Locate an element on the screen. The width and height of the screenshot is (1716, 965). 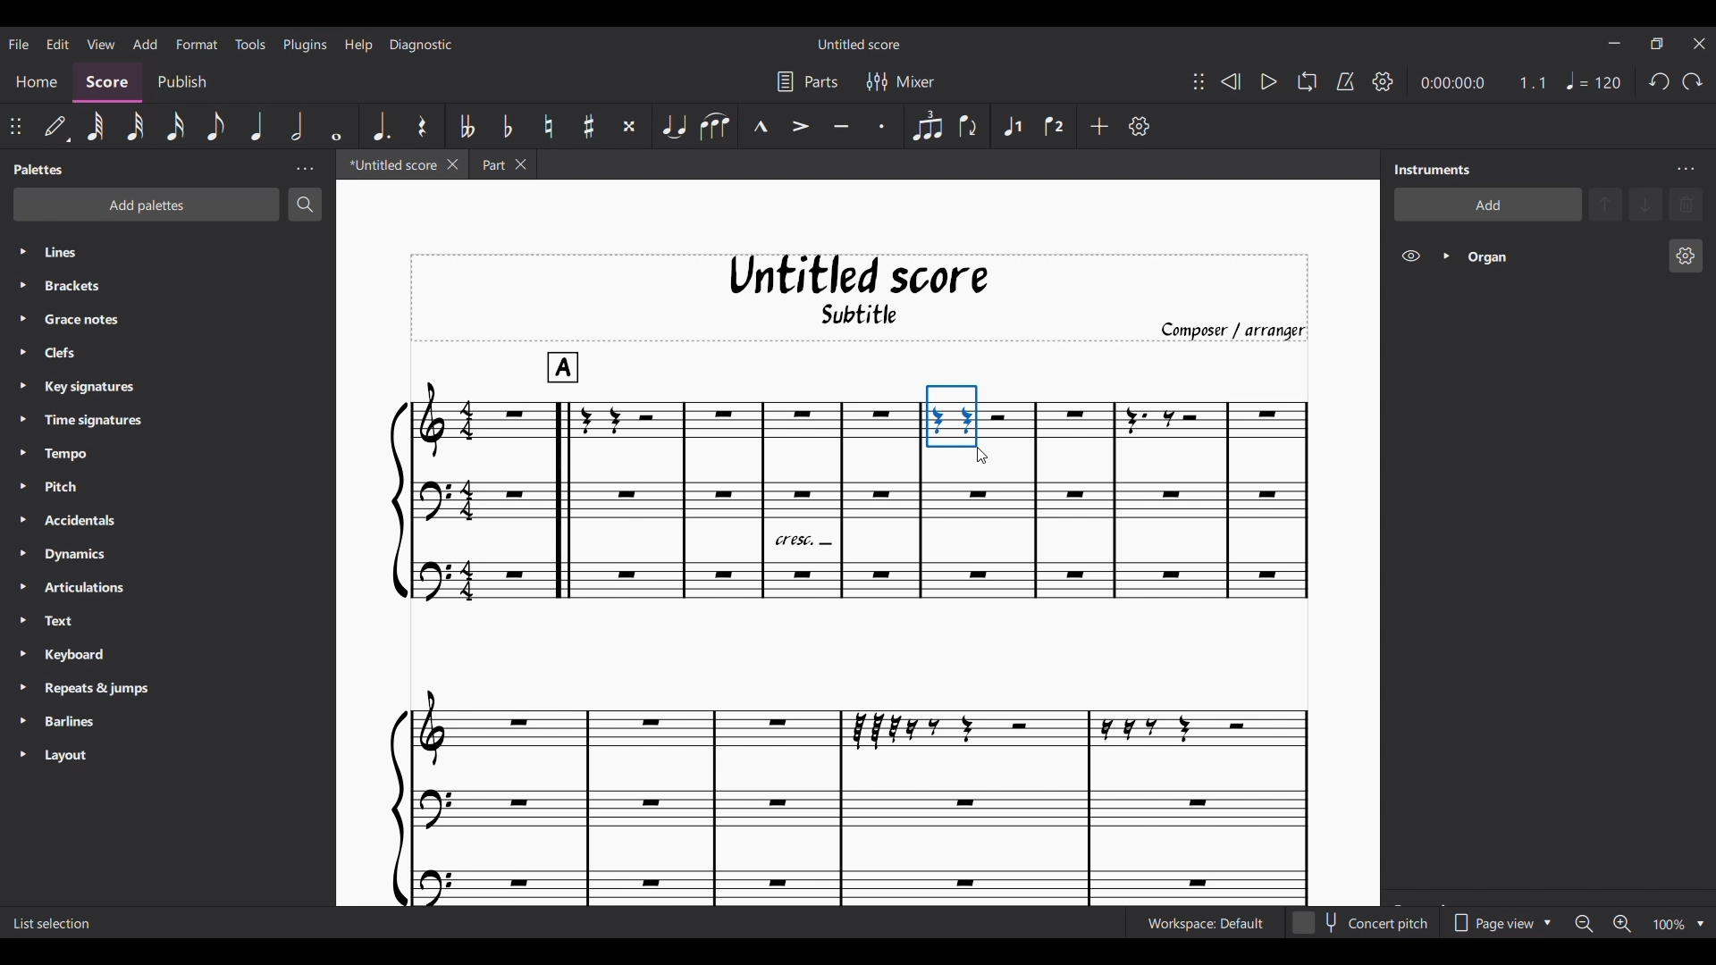
Whole note is located at coordinates (335, 126).